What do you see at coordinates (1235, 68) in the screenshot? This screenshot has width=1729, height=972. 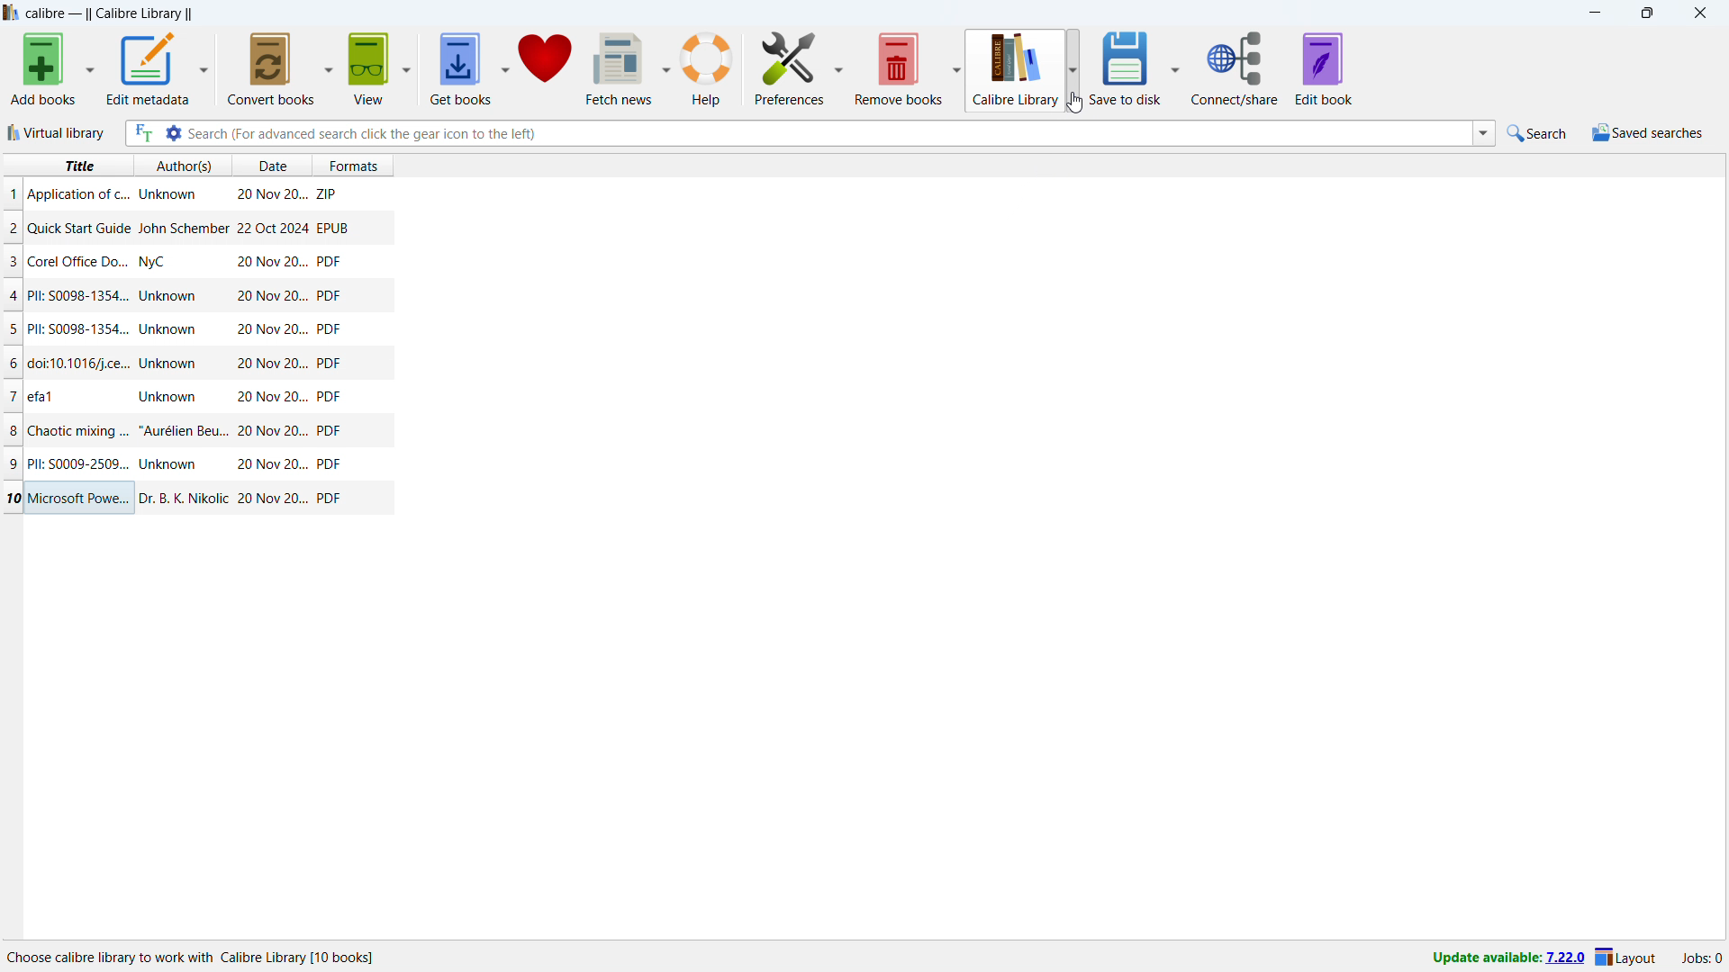 I see `connect/share` at bounding box center [1235, 68].